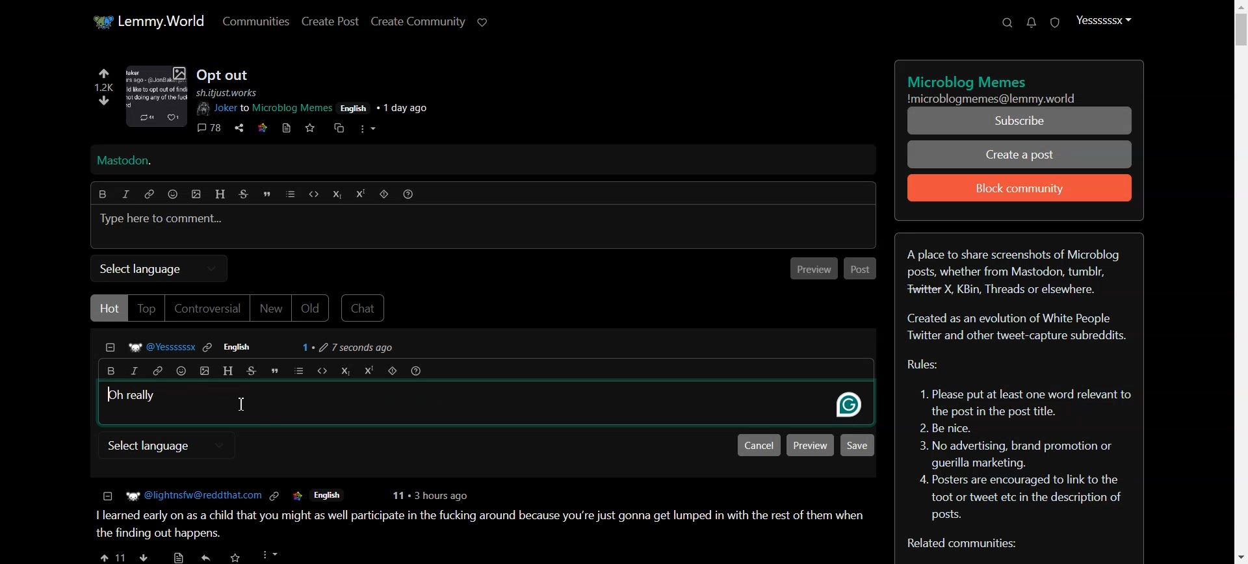  What do you see at coordinates (419, 21) in the screenshot?
I see `Create Community` at bounding box center [419, 21].